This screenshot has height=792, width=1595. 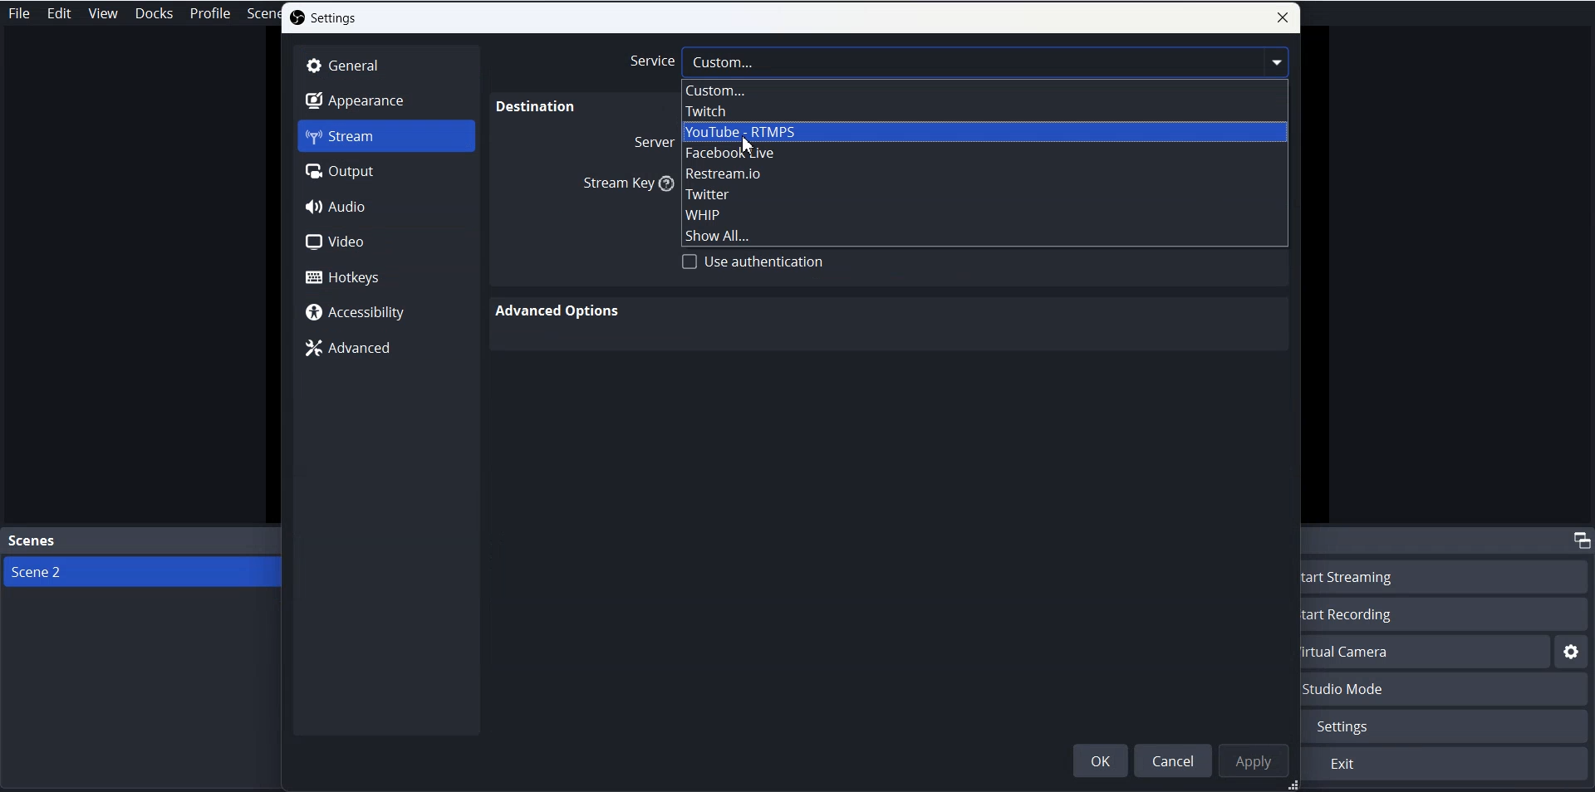 I want to click on Cancel, so click(x=1171, y=760).